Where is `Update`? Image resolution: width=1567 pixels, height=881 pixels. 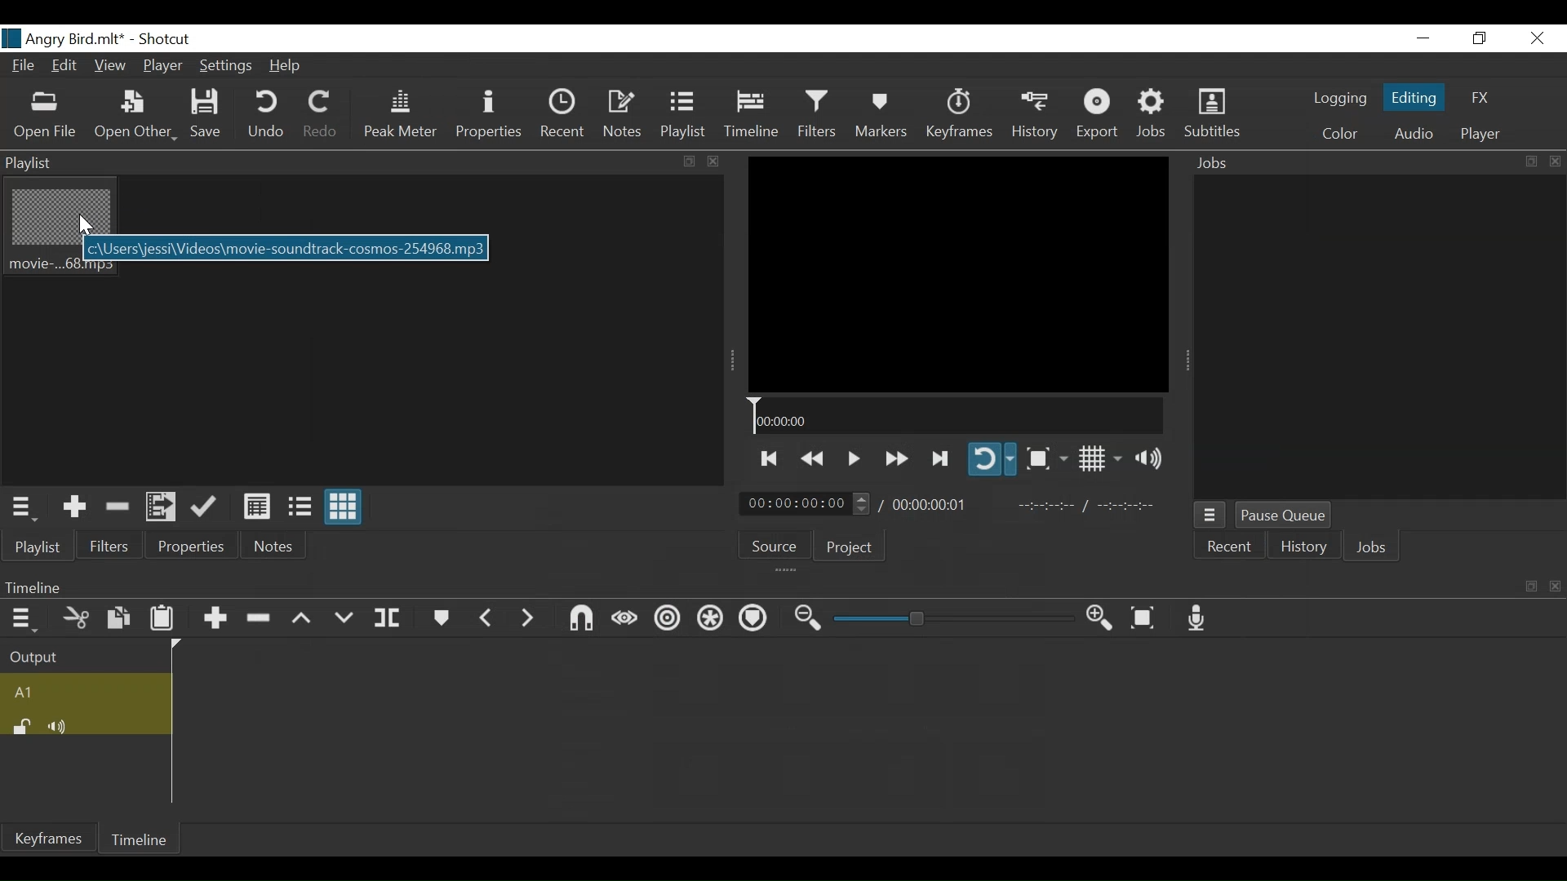
Update is located at coordinates (206, 508).